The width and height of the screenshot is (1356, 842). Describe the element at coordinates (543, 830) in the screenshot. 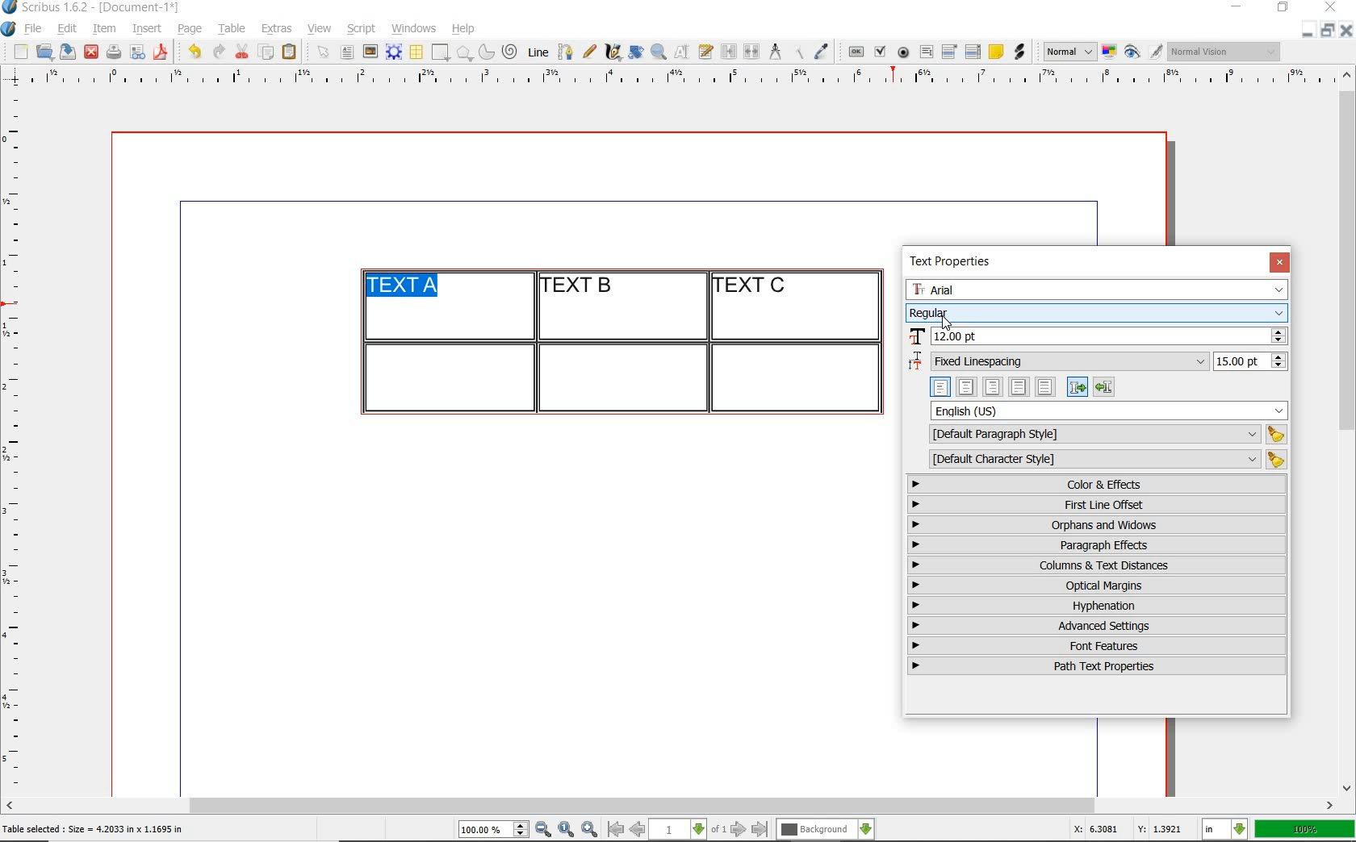

I see `zoom out` at that location.